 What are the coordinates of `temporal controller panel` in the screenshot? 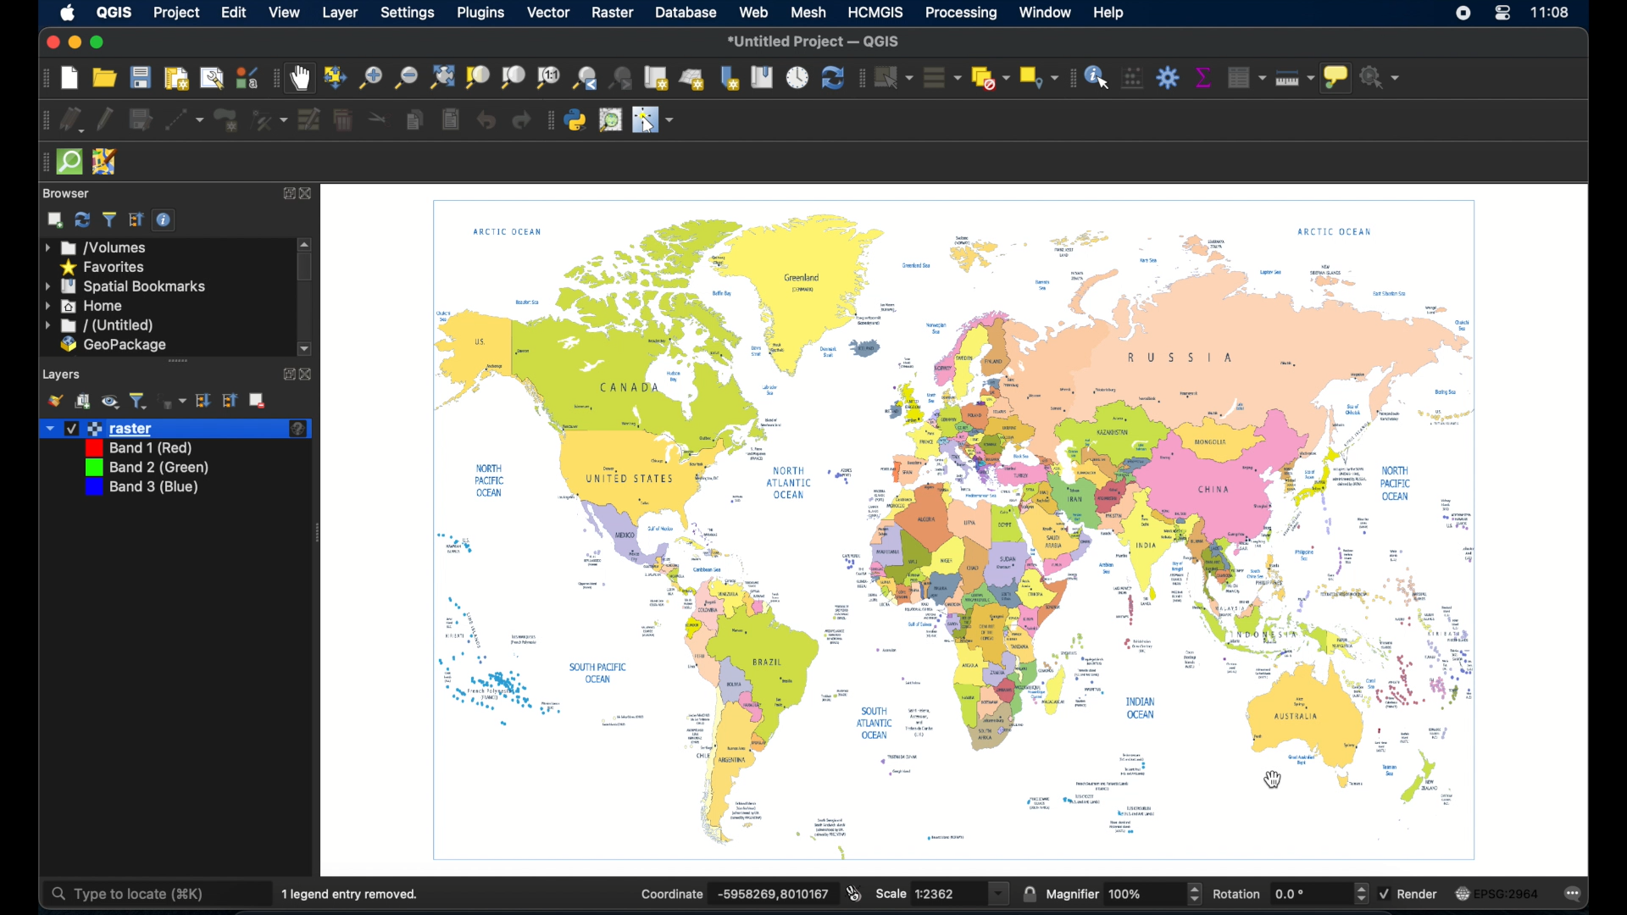 It's located at (797, 77).